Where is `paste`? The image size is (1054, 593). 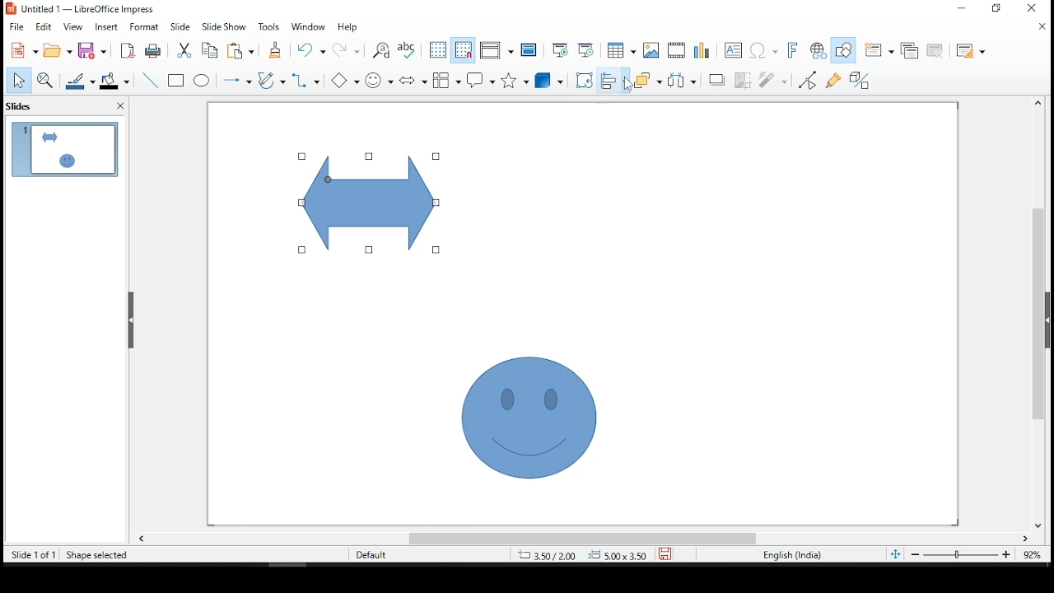
paste is located at coordinates (245, 52).